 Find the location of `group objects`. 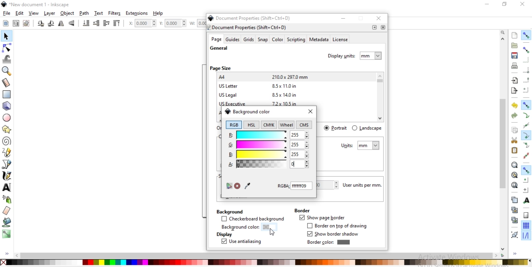

group objects is located at coordinates (514, 235).